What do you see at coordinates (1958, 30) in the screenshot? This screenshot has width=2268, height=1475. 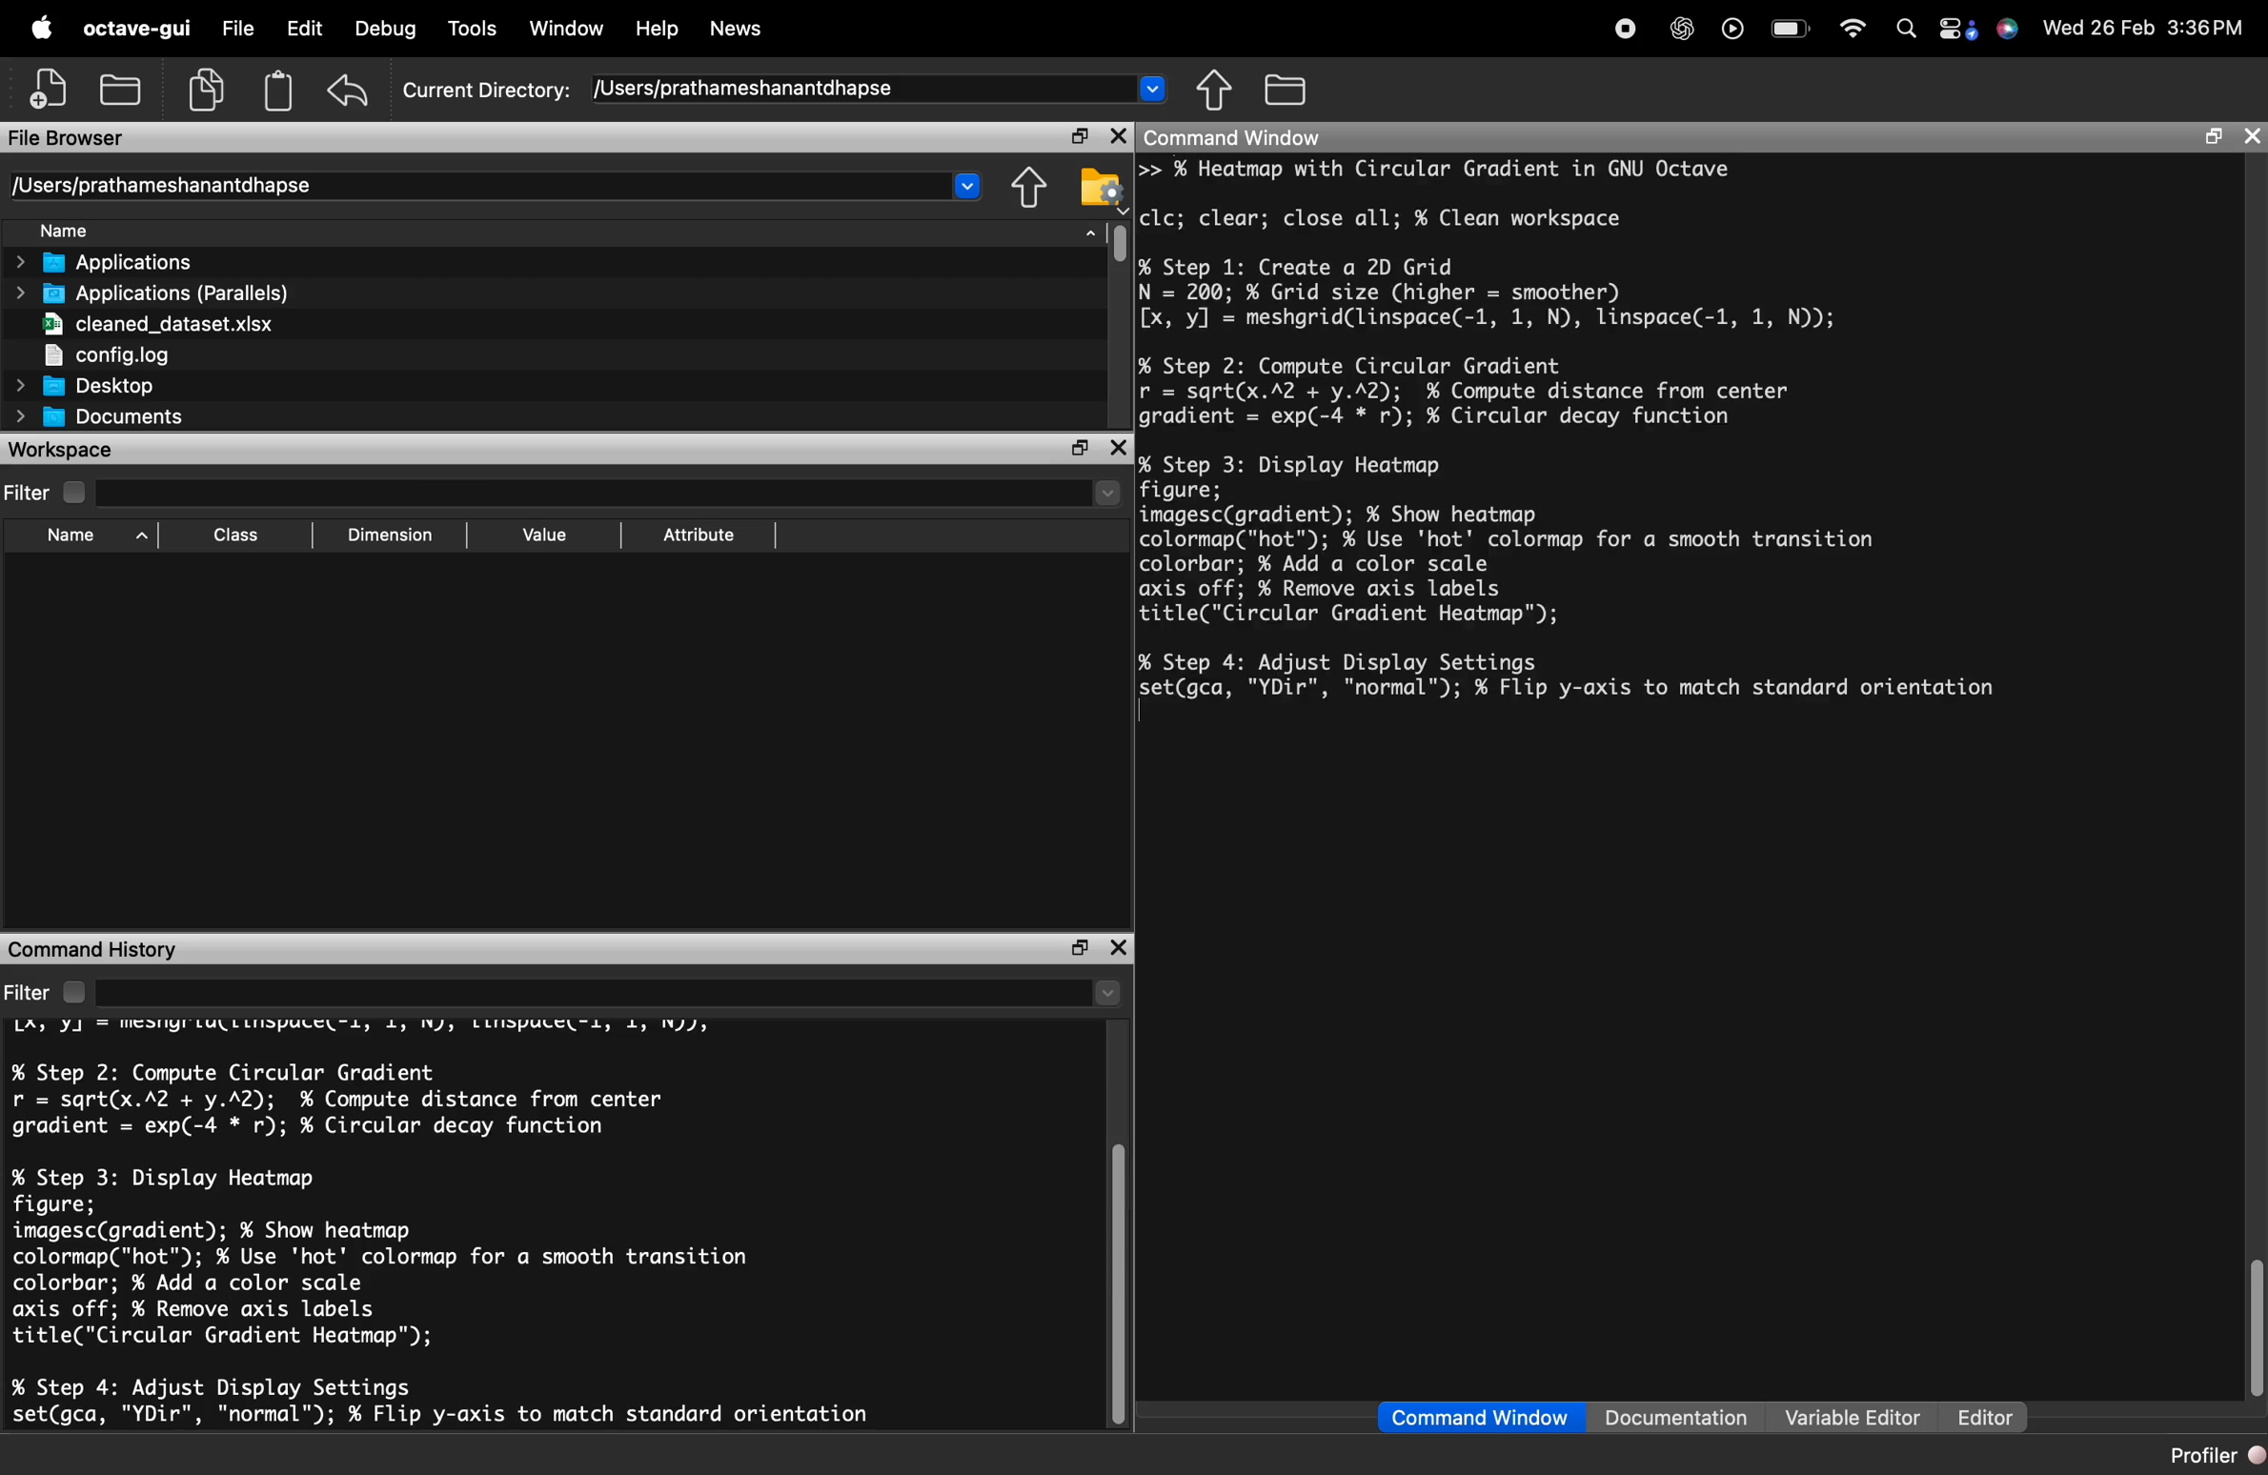 I see `control center` at bounding box center [1958, 30].